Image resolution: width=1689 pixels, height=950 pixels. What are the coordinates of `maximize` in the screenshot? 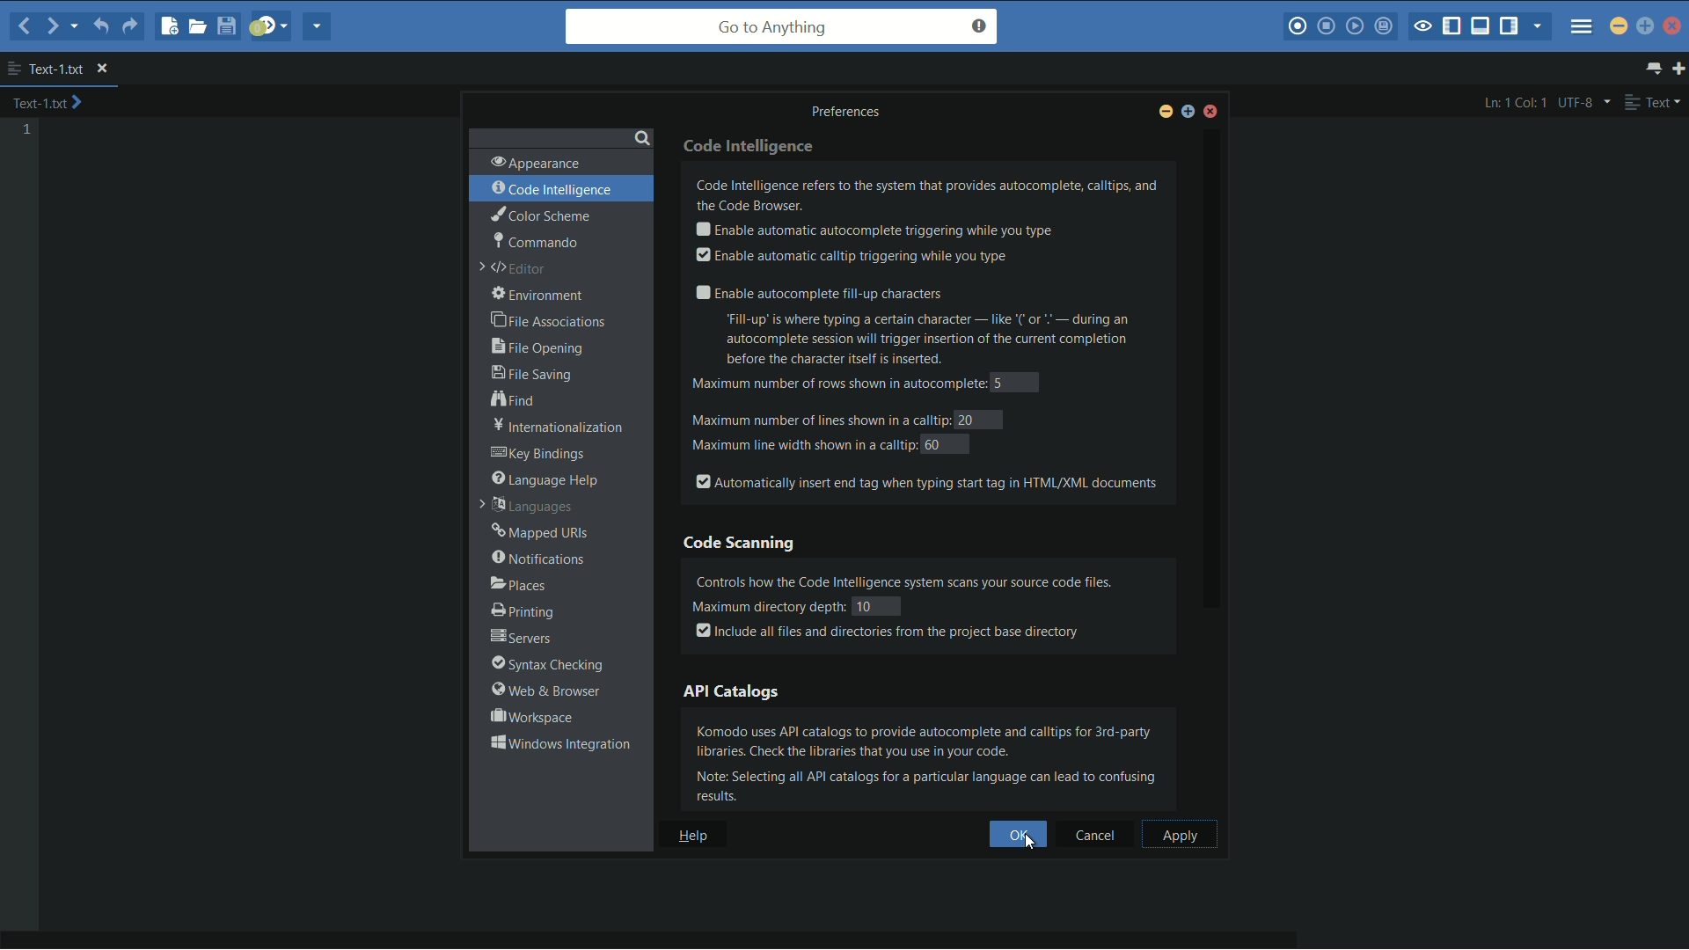 It's located at (1645, 26).